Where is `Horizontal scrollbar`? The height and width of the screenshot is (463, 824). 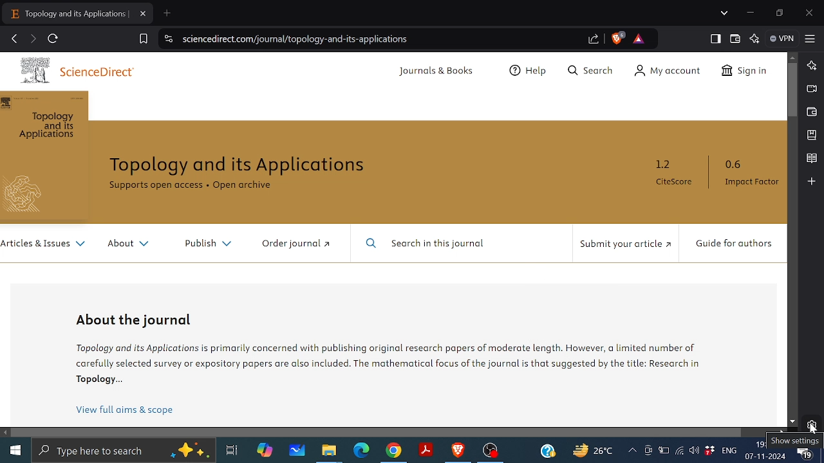
Horizontal scrollbar is located at coordinates (377, 431).